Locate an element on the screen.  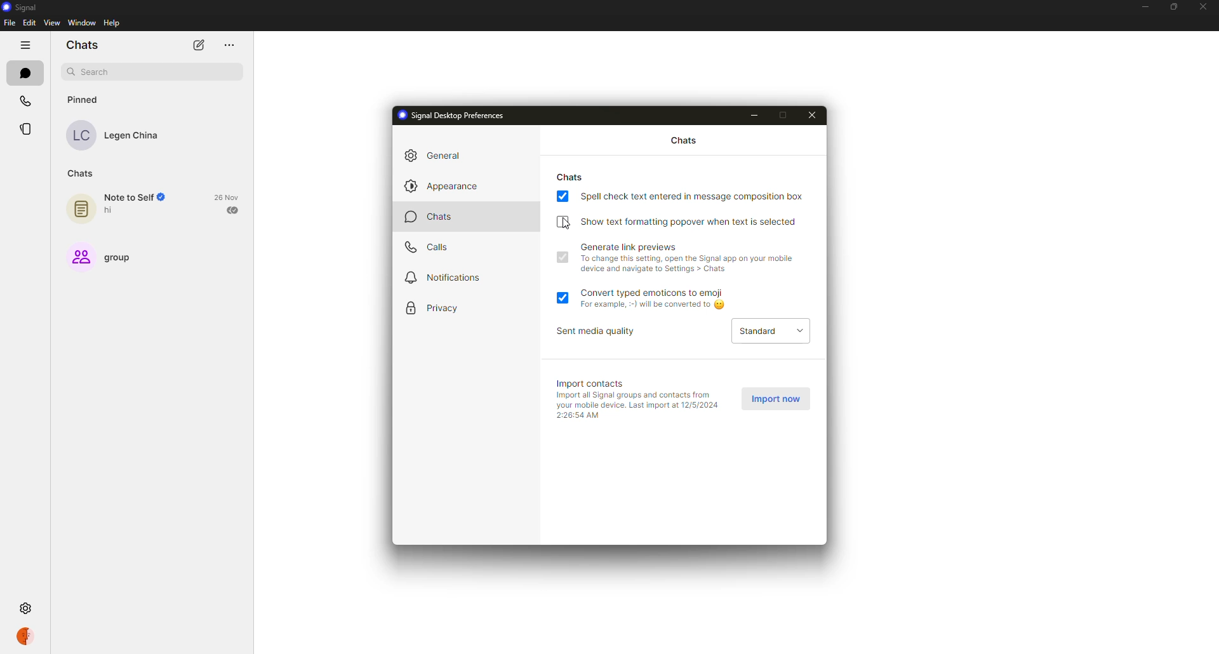
notifications is located at coordinates (446, 278).